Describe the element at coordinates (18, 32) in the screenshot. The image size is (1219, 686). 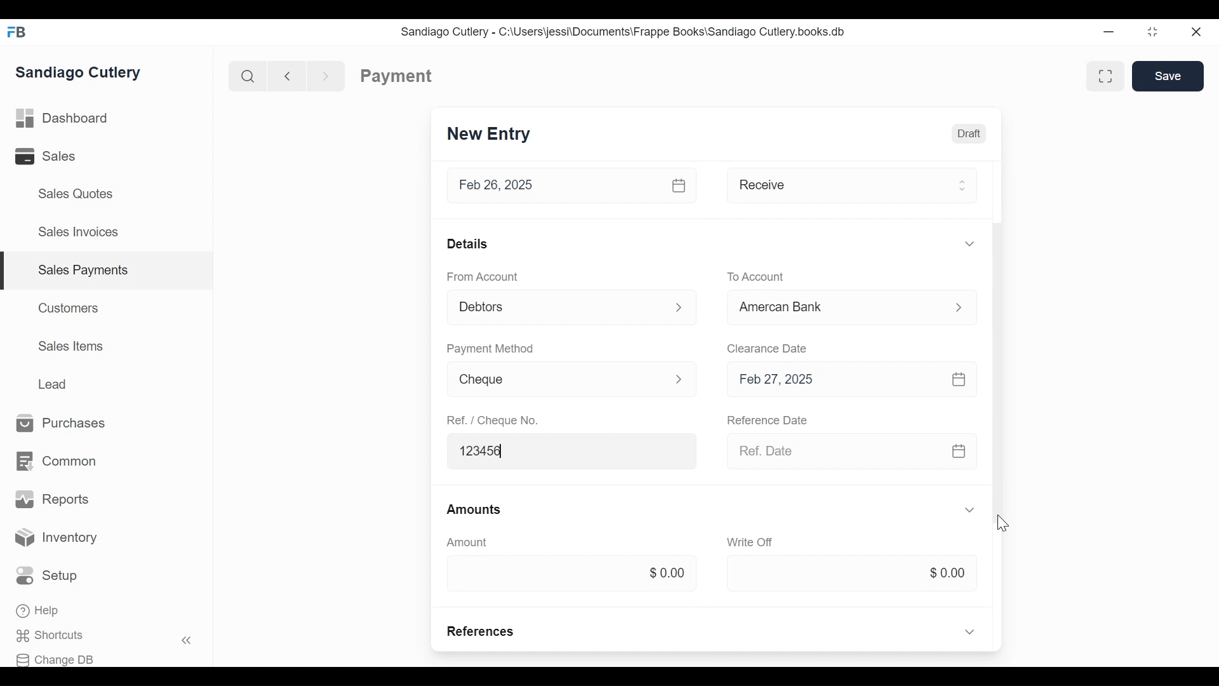
I see `Frappe Books` at that location.